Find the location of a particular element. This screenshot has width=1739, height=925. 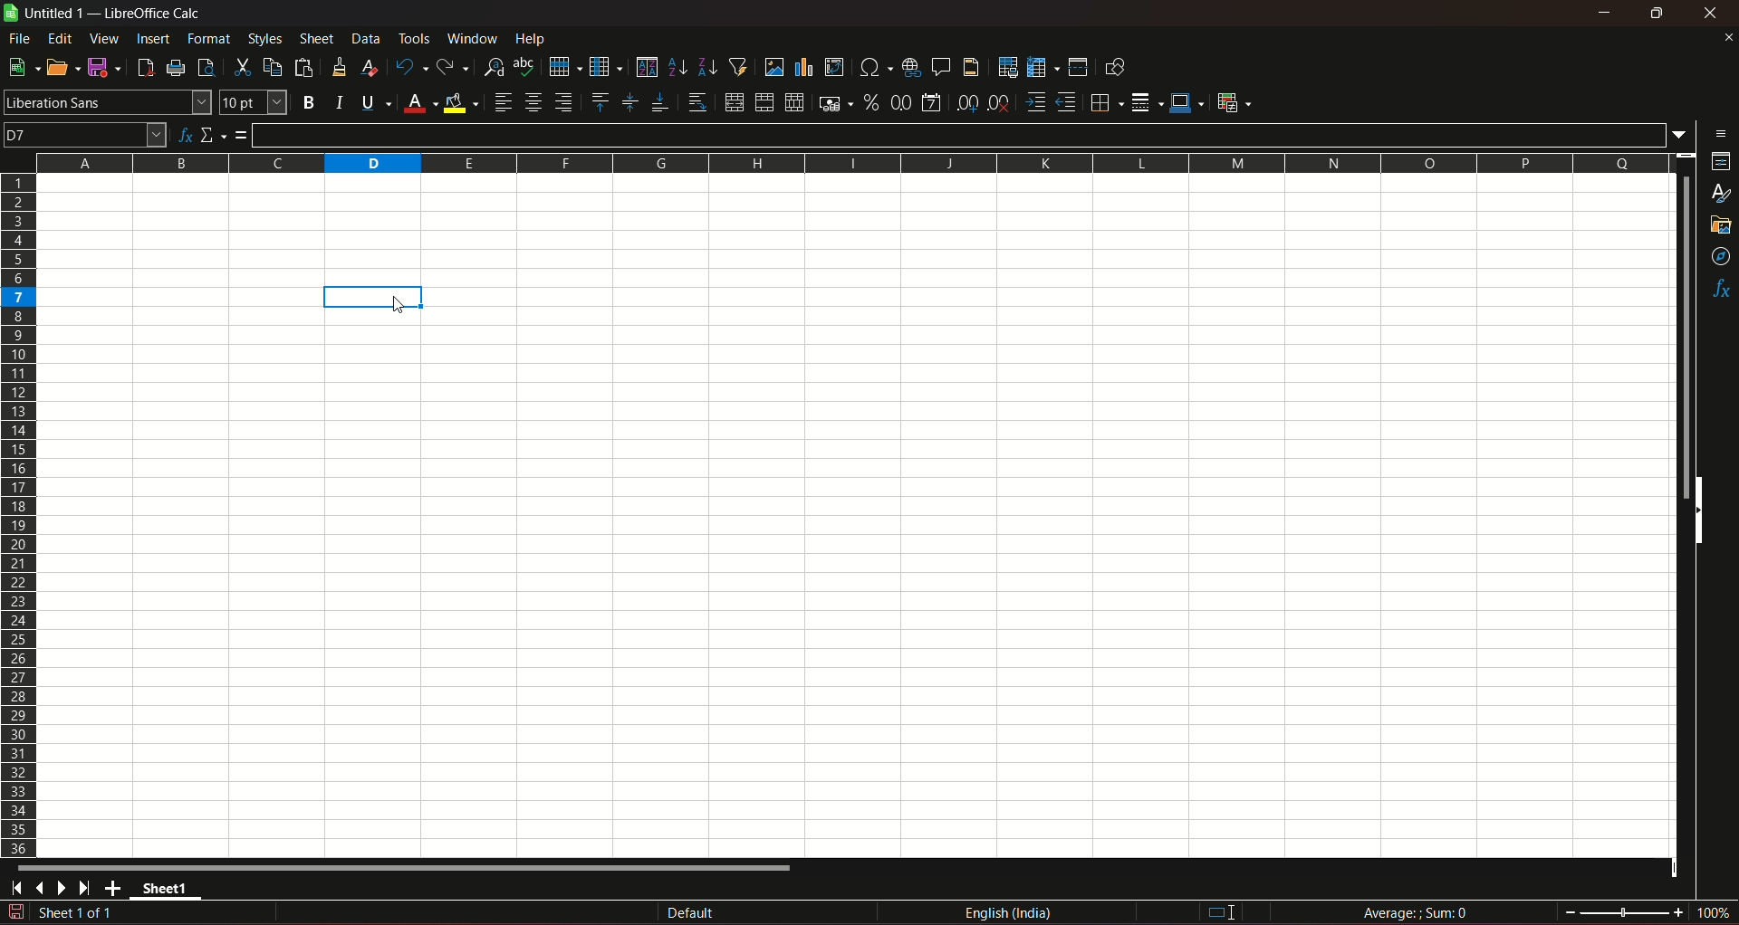

sidebar settings is located at coordinates (1722, 132).